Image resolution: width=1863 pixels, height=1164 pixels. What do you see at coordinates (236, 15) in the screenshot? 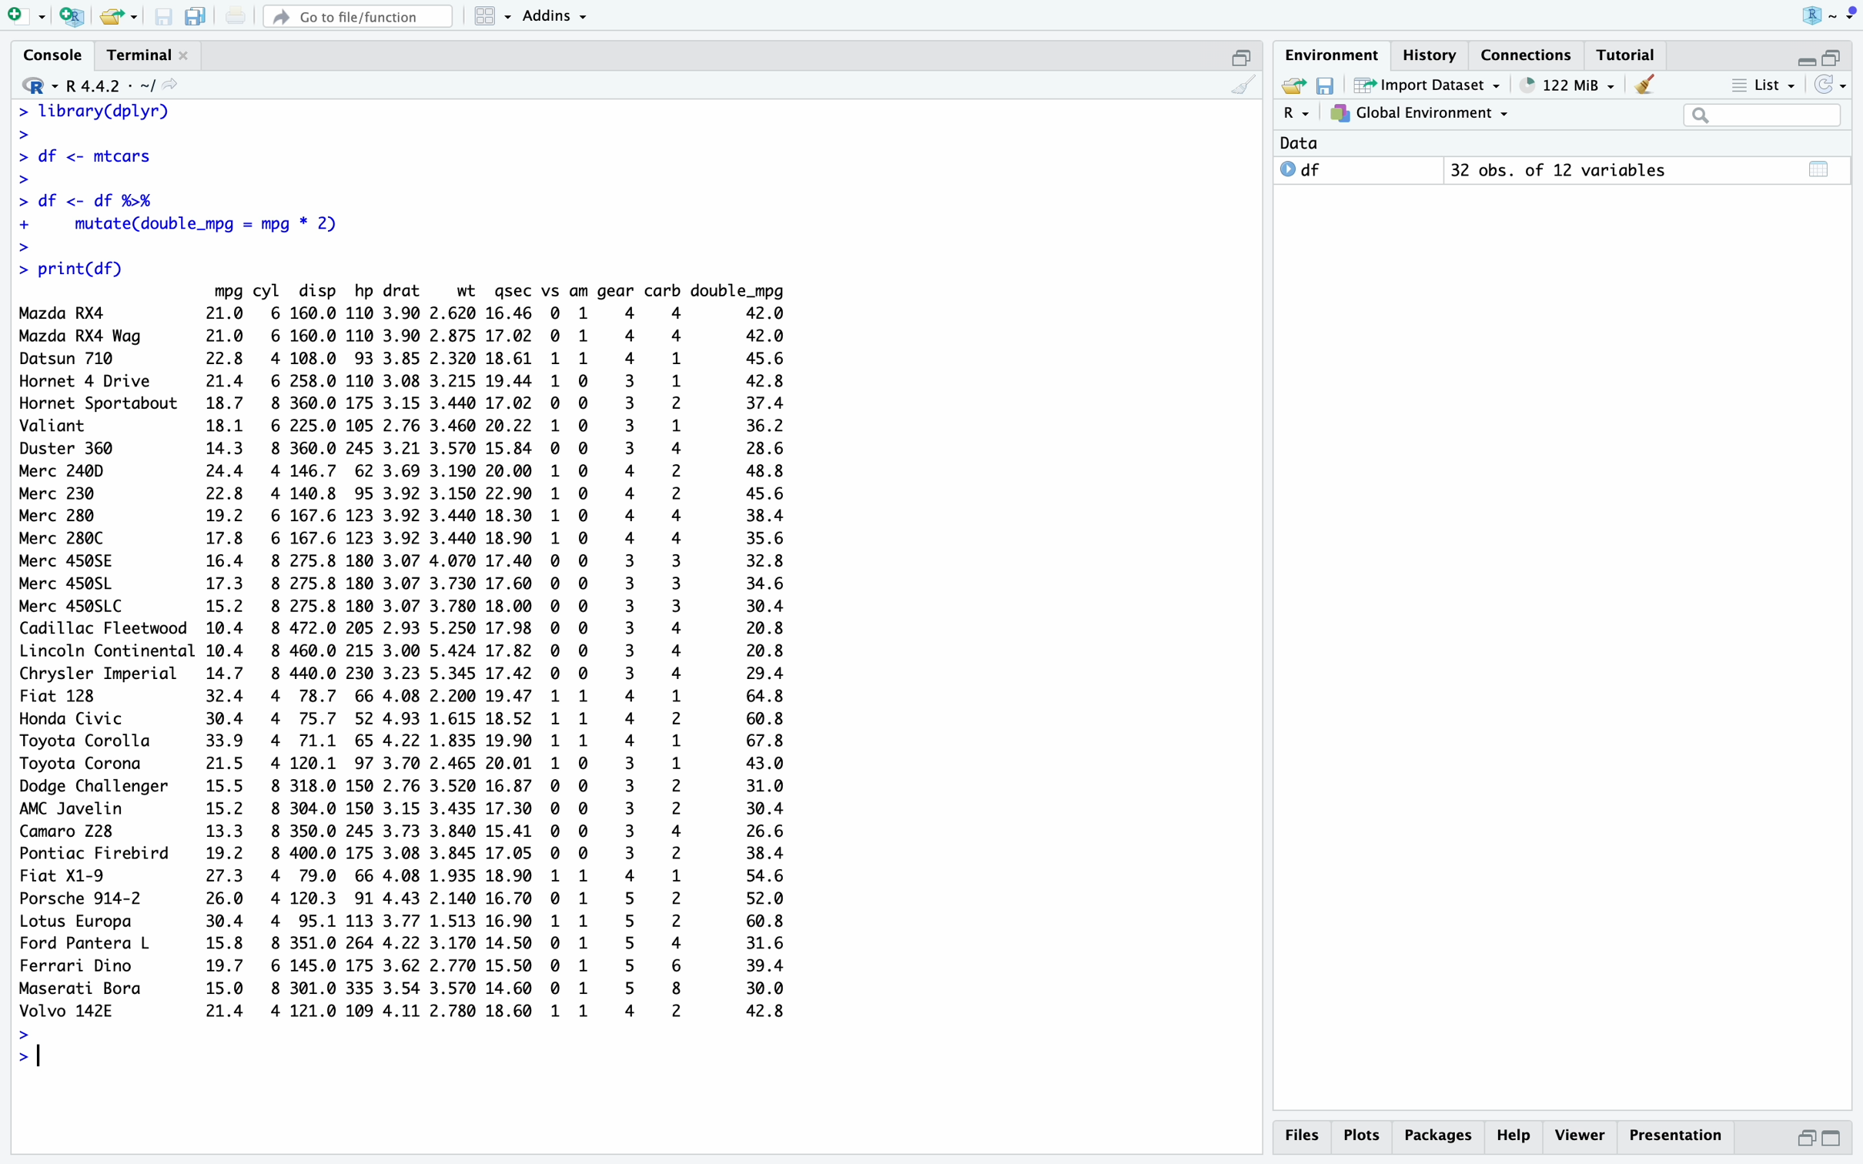
I see `print` at bounding box center [236, 15].